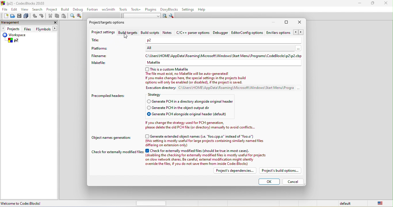  Describe the element at coordinates (204, 10) in the screenshot. I see `help` at that location.